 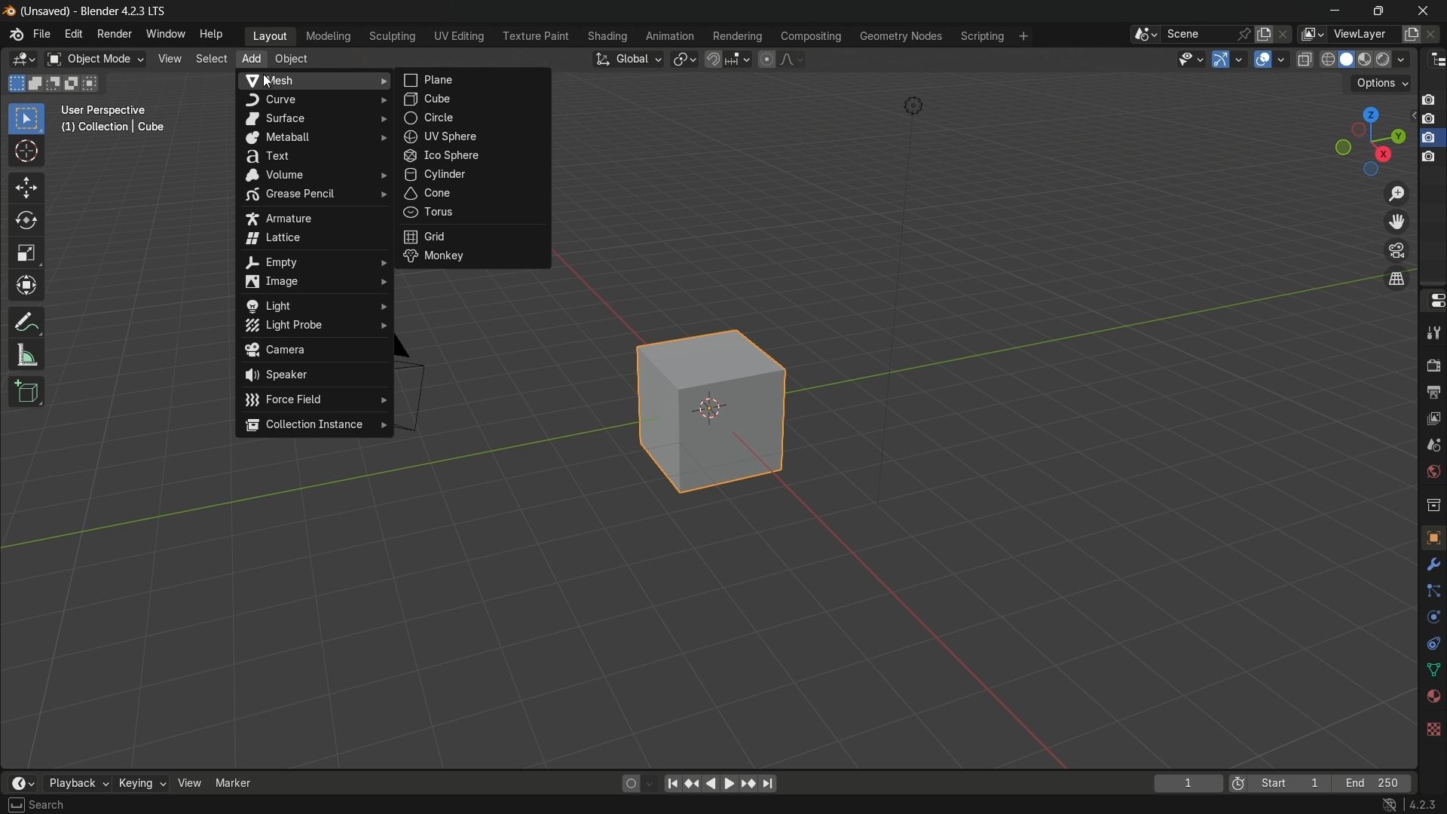 I want to click on End 250, so click(x=1371, y=783).